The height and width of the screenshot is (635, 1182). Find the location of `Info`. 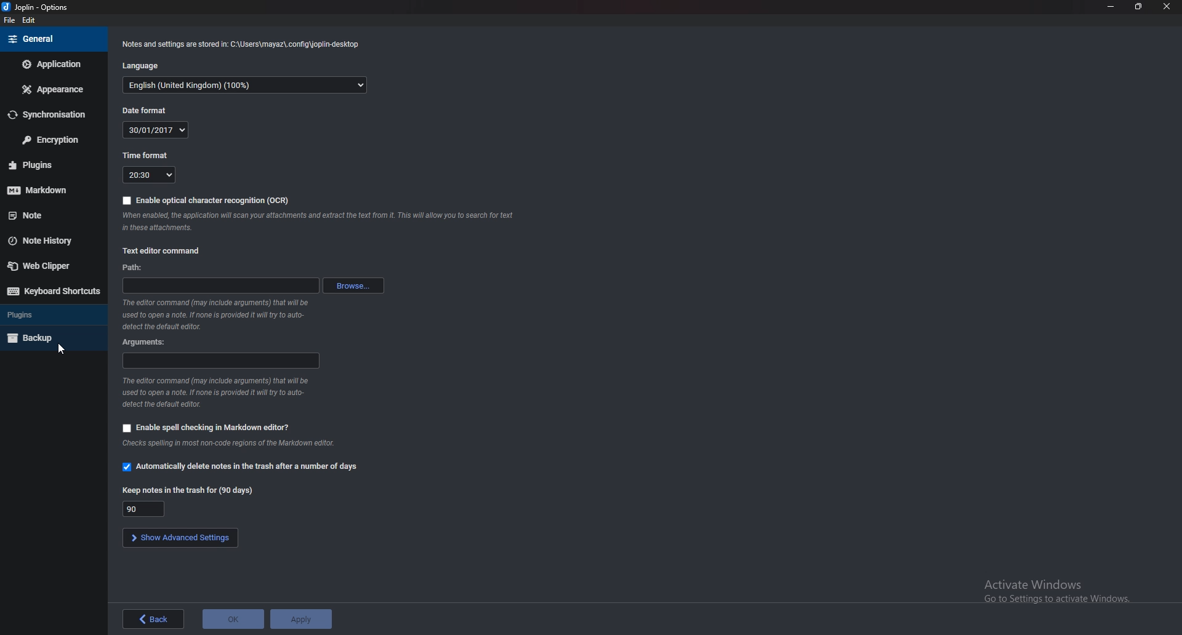

Info is located at coordinates (320, 220).